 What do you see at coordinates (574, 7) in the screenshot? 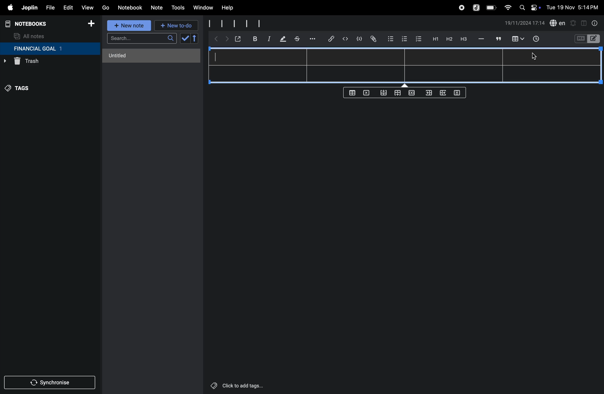
I see `date and time` at bounding box center [574, 7].